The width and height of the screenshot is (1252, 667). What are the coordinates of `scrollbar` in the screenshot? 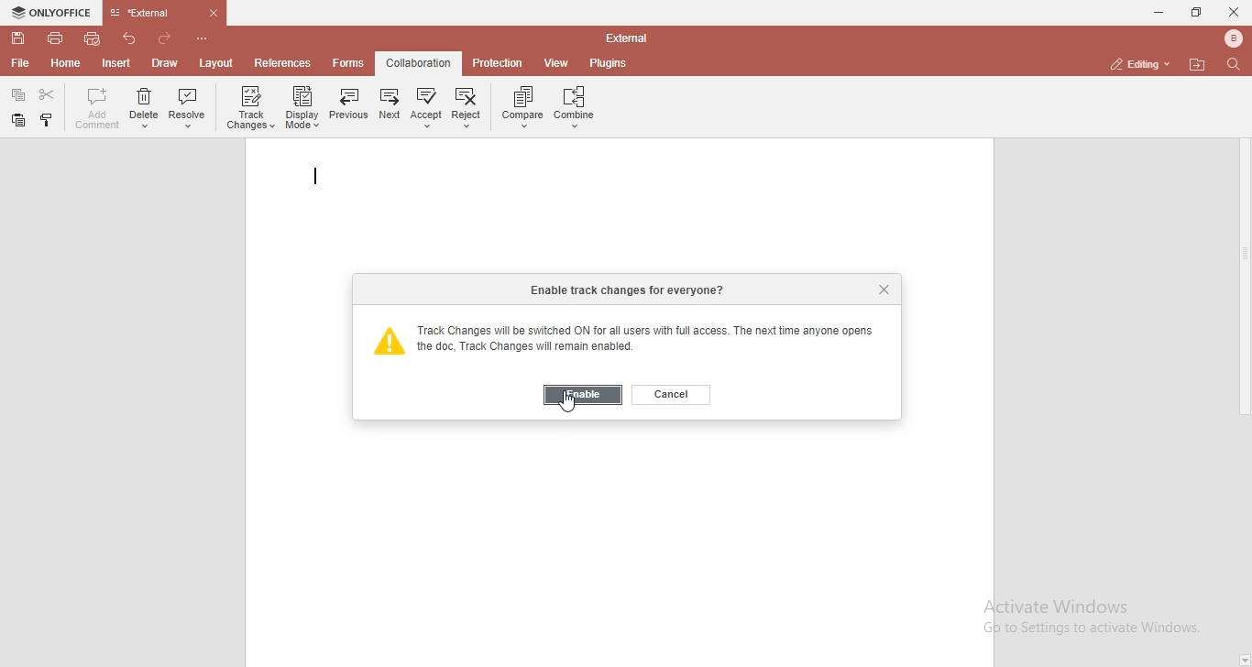 It's located at (1244, 255).